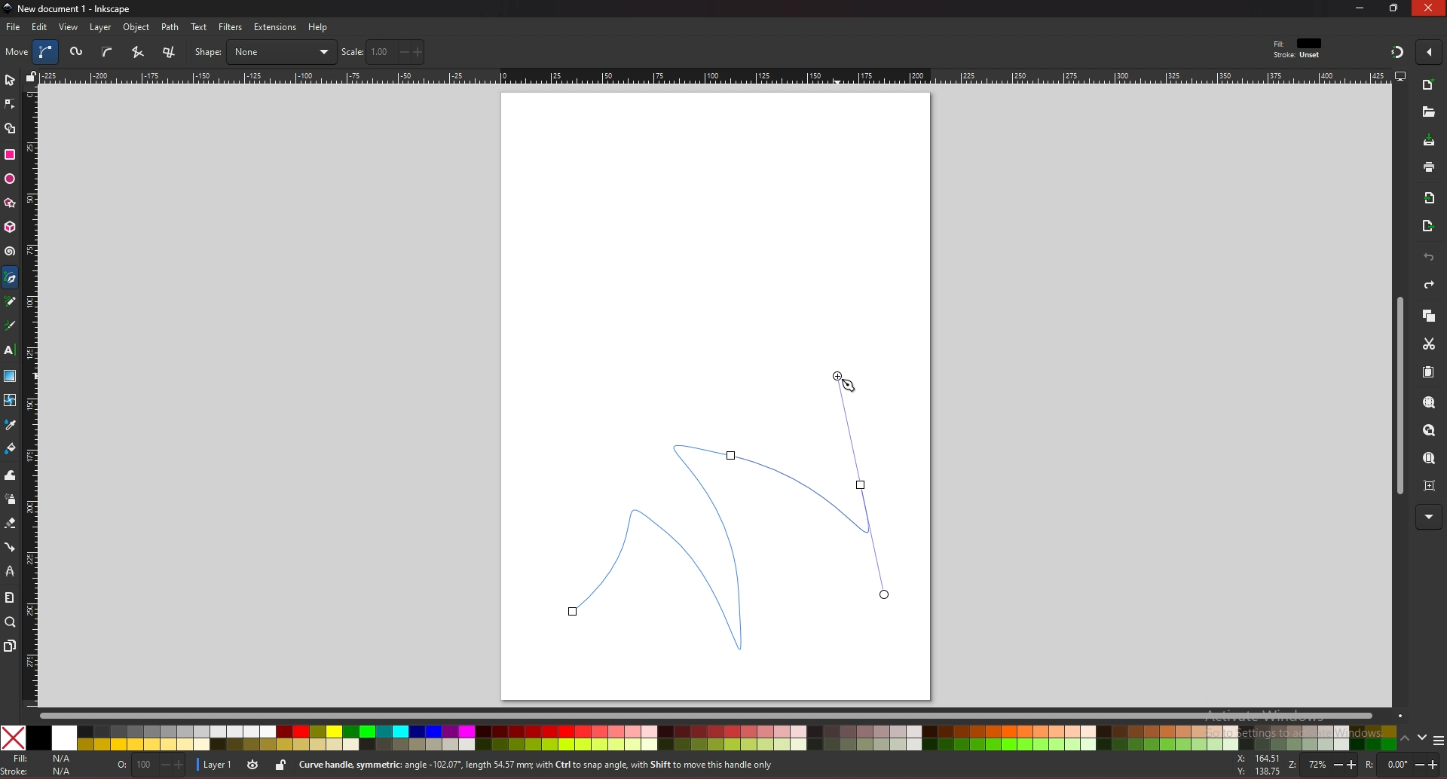 The width and height of the screenshot is (1447, 779). I want to click on bezier curve, so click(47, 52).